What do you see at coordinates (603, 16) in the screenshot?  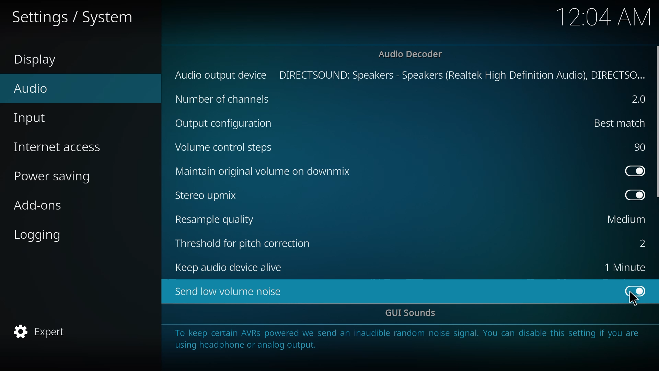 I see `time` at bounding box center [603, 16].